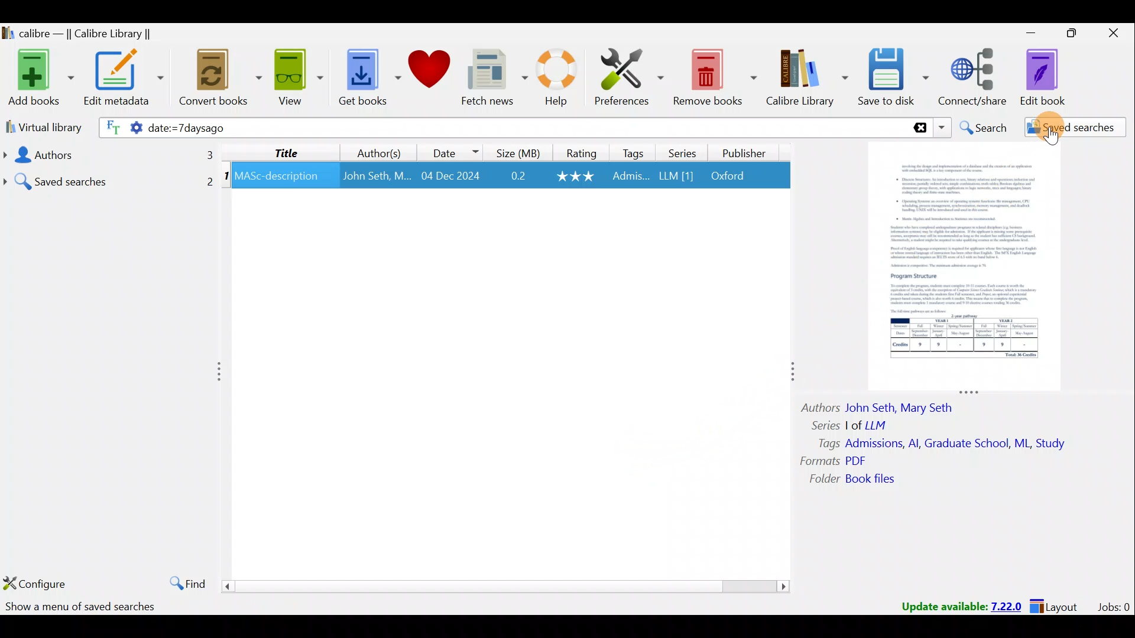  I want to click on Cursor, so click(1049, 124).